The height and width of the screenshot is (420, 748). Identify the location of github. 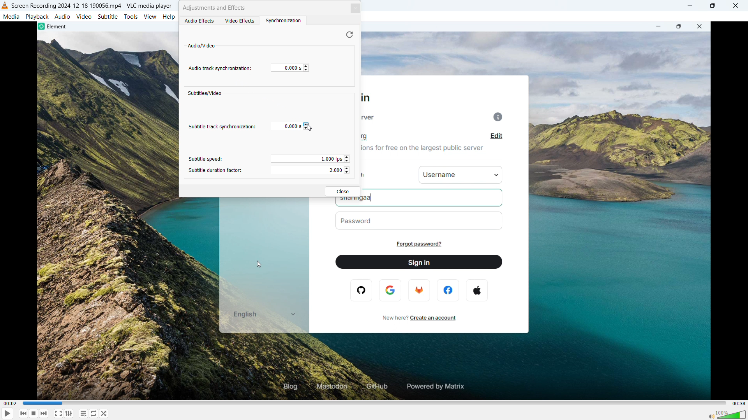
(373, 386).